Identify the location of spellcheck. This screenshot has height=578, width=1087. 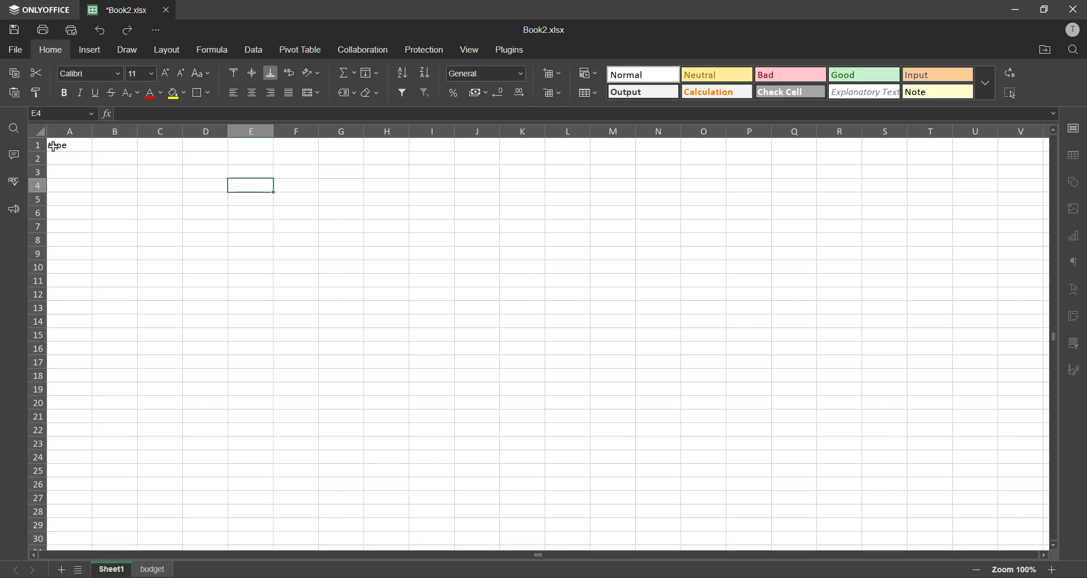
(12, 182).